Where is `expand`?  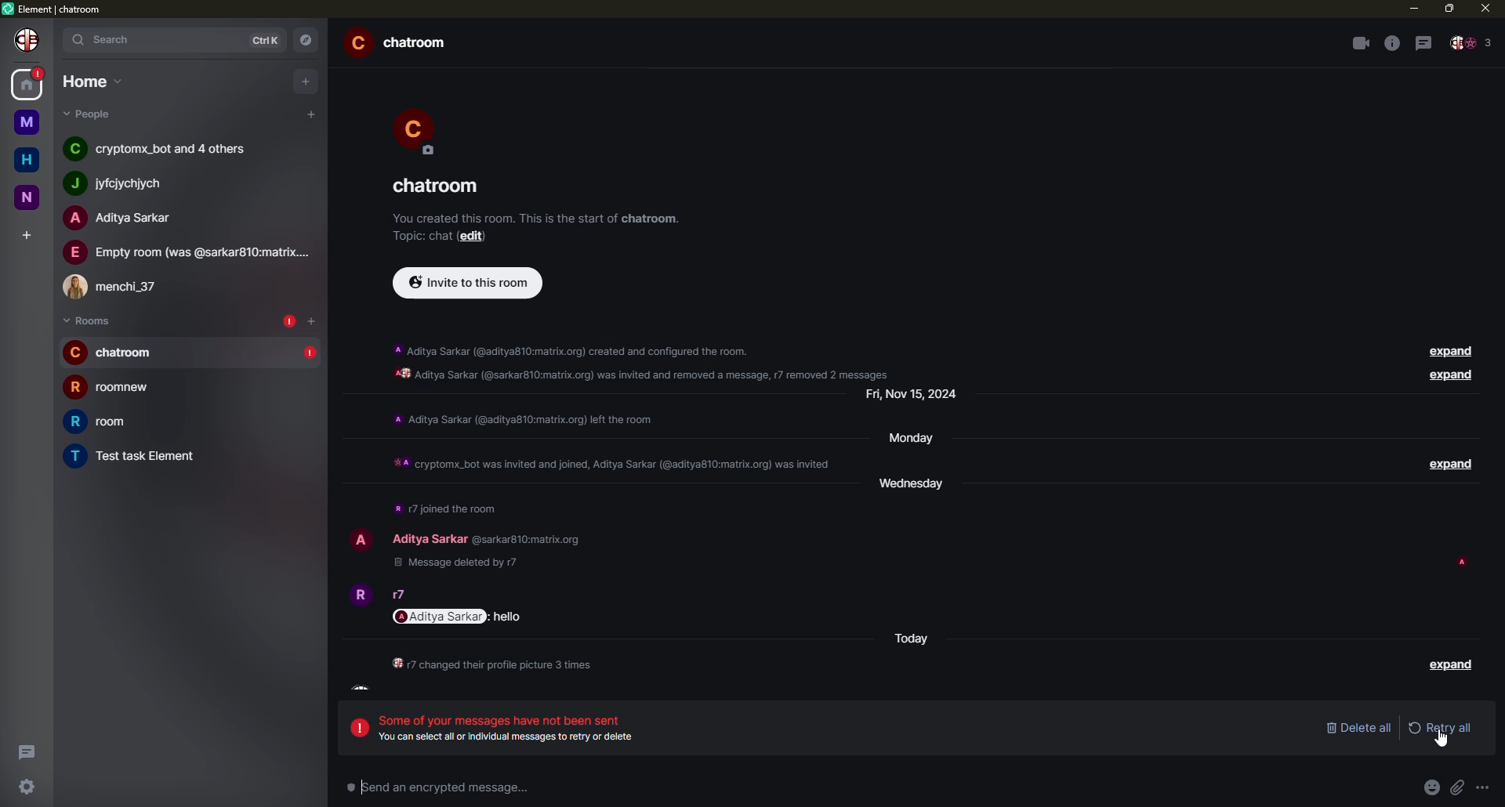
expand is located at coordinates (1452, 350).